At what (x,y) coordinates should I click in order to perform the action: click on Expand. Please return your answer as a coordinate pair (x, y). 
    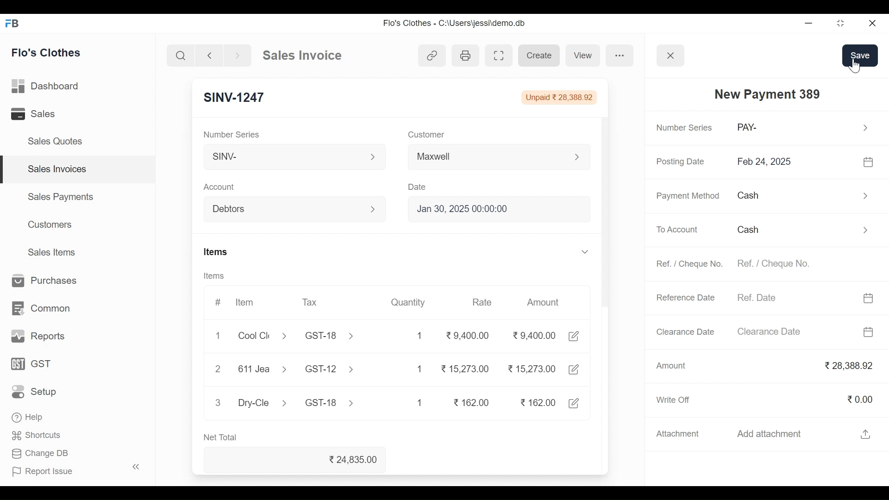
    Looking at the image, I should click on (867, 195).